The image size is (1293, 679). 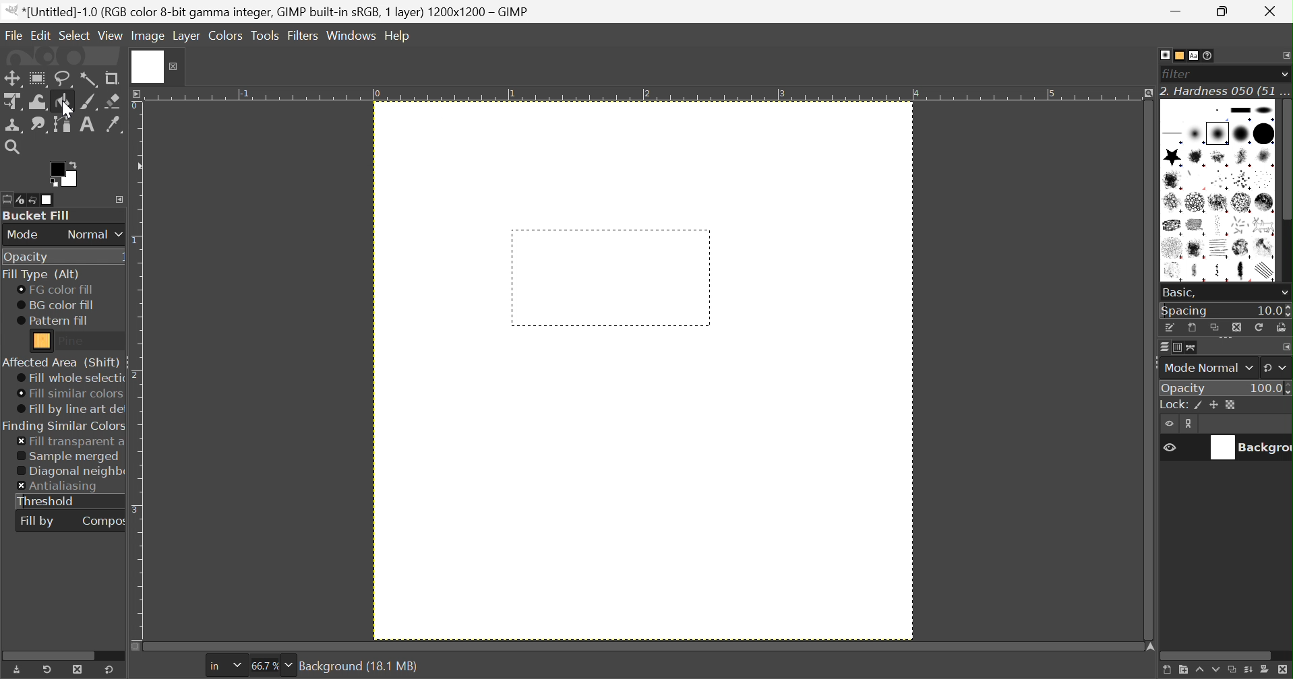 What do you see at coordinates (1172, 180) in the screenshot?
I see `Acrylic 05` at bounding box center [1172, 180].